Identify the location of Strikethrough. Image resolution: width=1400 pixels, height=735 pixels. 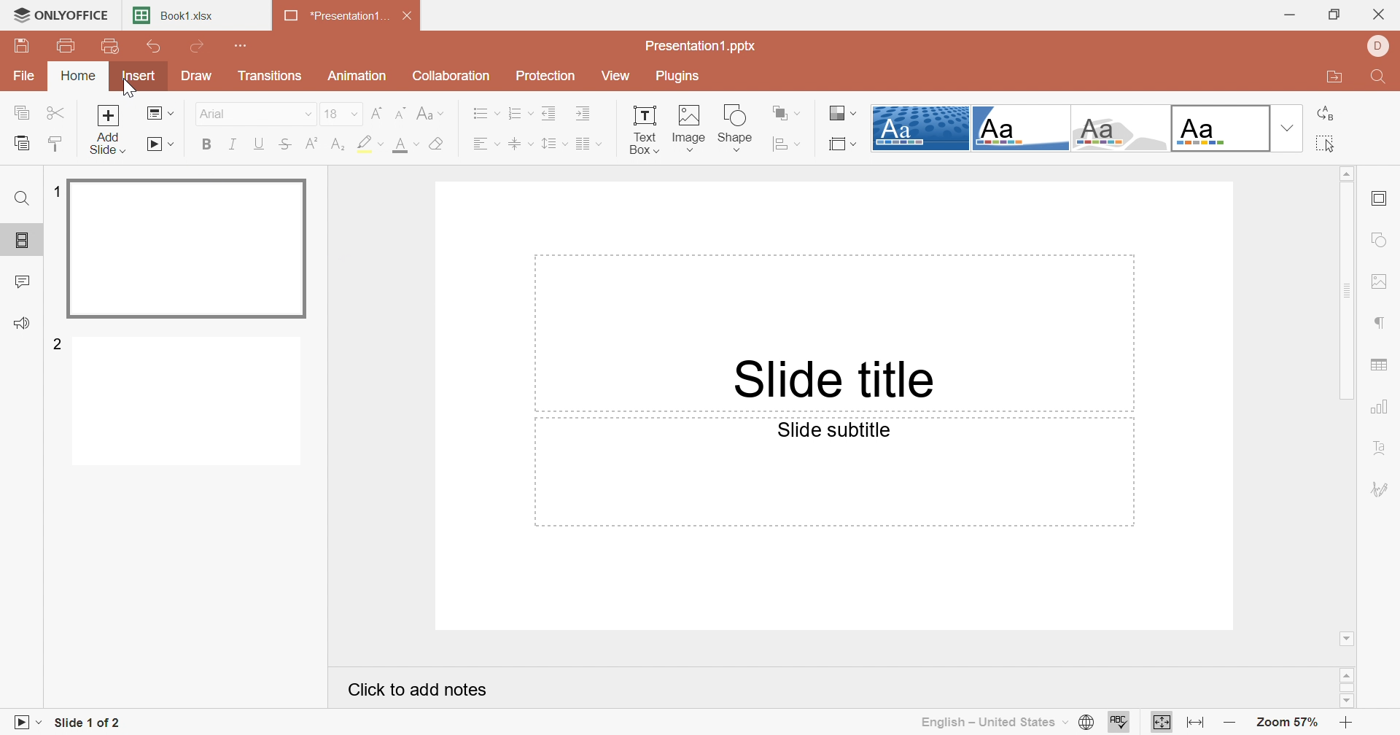
(287, 147).